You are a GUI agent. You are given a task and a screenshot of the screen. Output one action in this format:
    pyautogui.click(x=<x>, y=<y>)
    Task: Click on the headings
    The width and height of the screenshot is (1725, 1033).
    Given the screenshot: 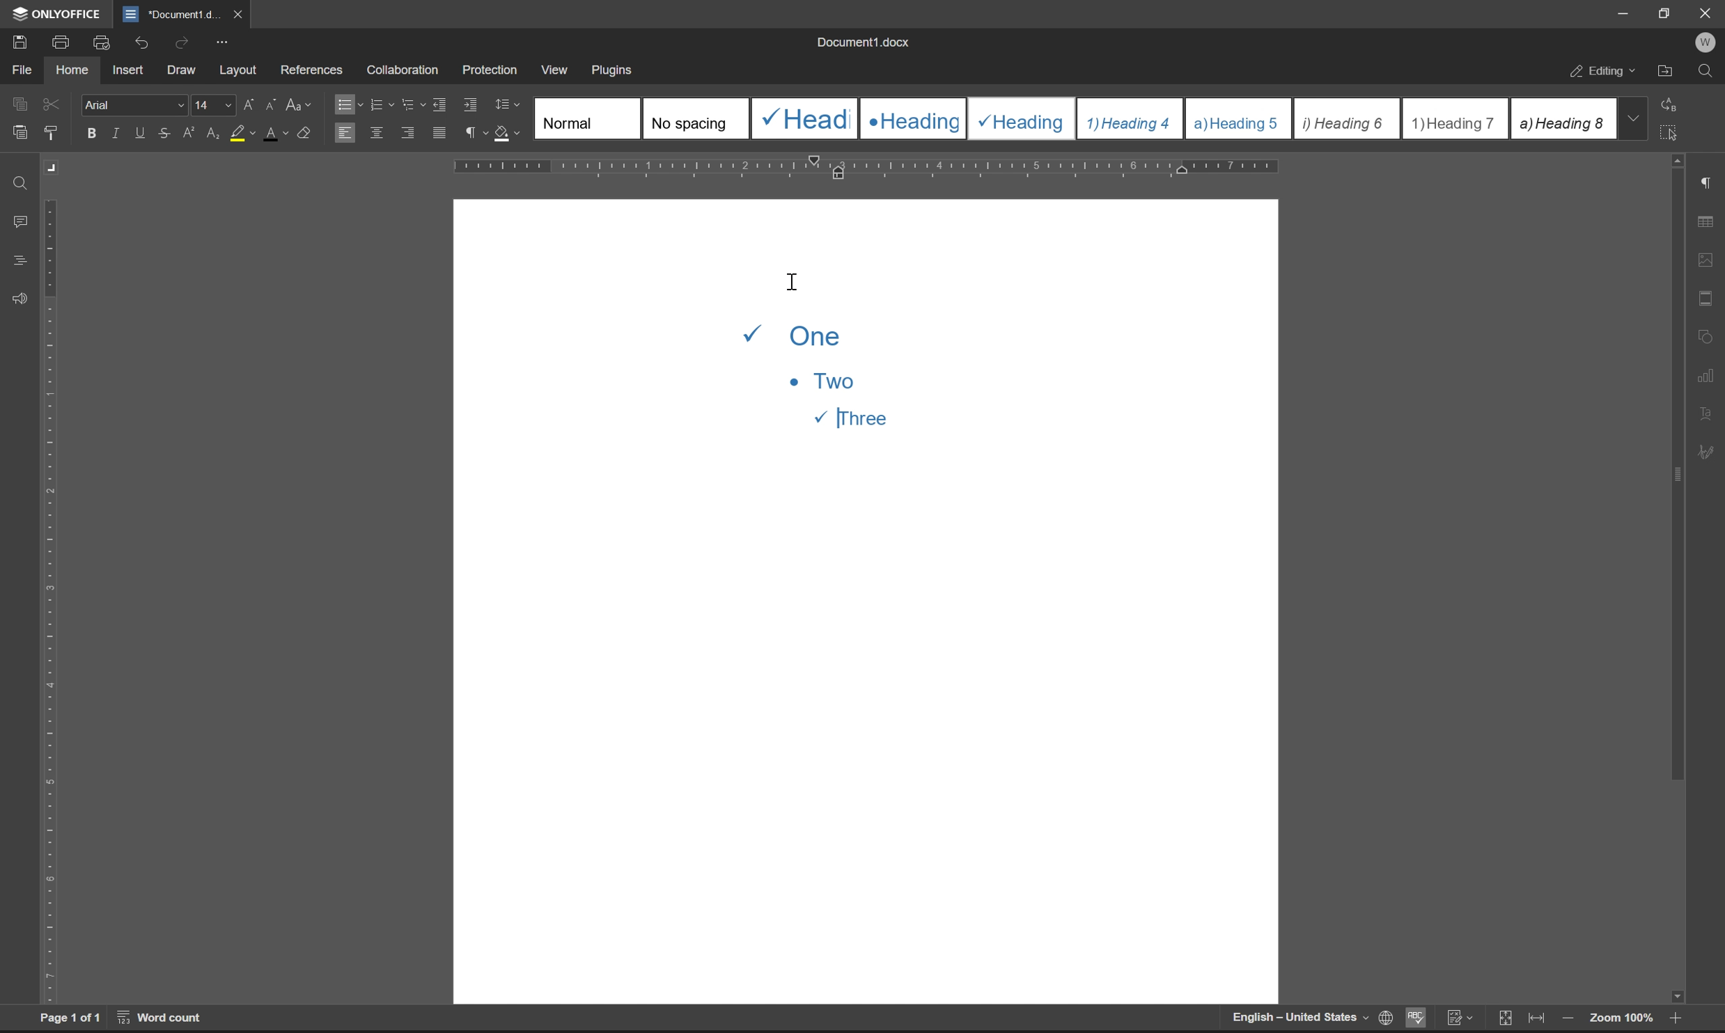 What is the action you would take?
    pyautogui.click(x=19, y=261)
    